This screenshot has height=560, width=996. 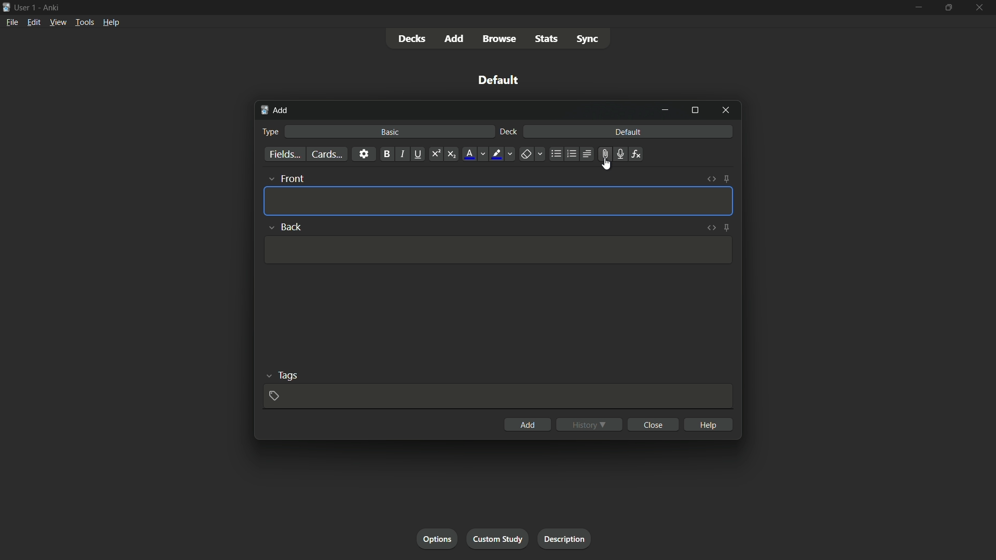 What do you see at coordinates (729, 178) in the screenshot?
I see `toggle sticky` at bounding box center [729, 178].